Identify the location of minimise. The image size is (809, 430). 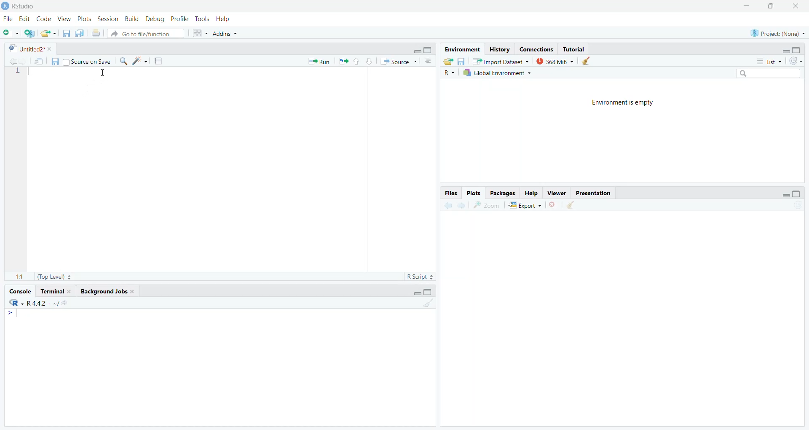
(747, 3).